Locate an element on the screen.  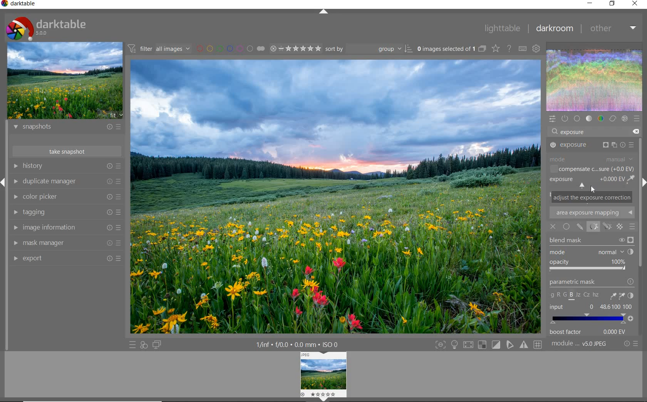
image information is located at coordinates (66, 228).